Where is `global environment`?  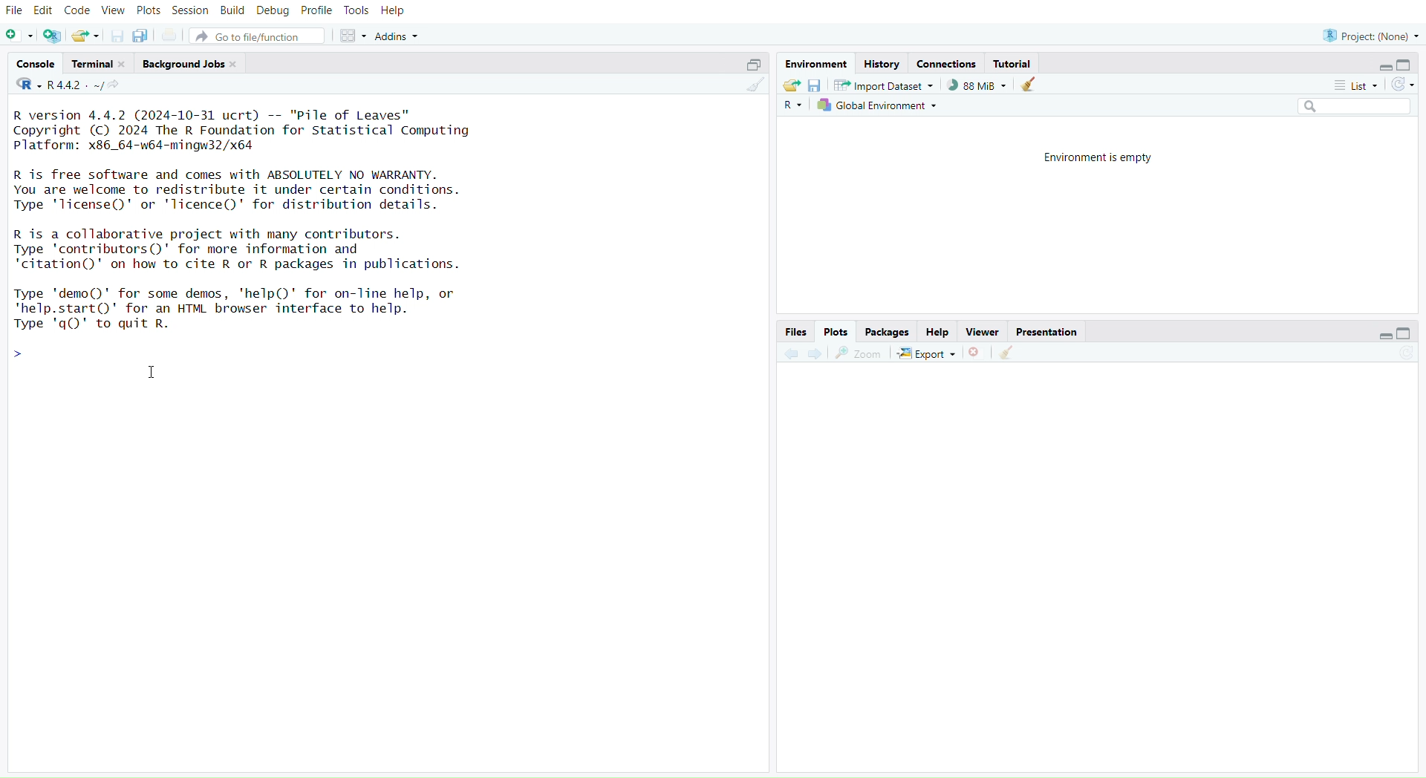
global environment is located at coordinates (879, 105).